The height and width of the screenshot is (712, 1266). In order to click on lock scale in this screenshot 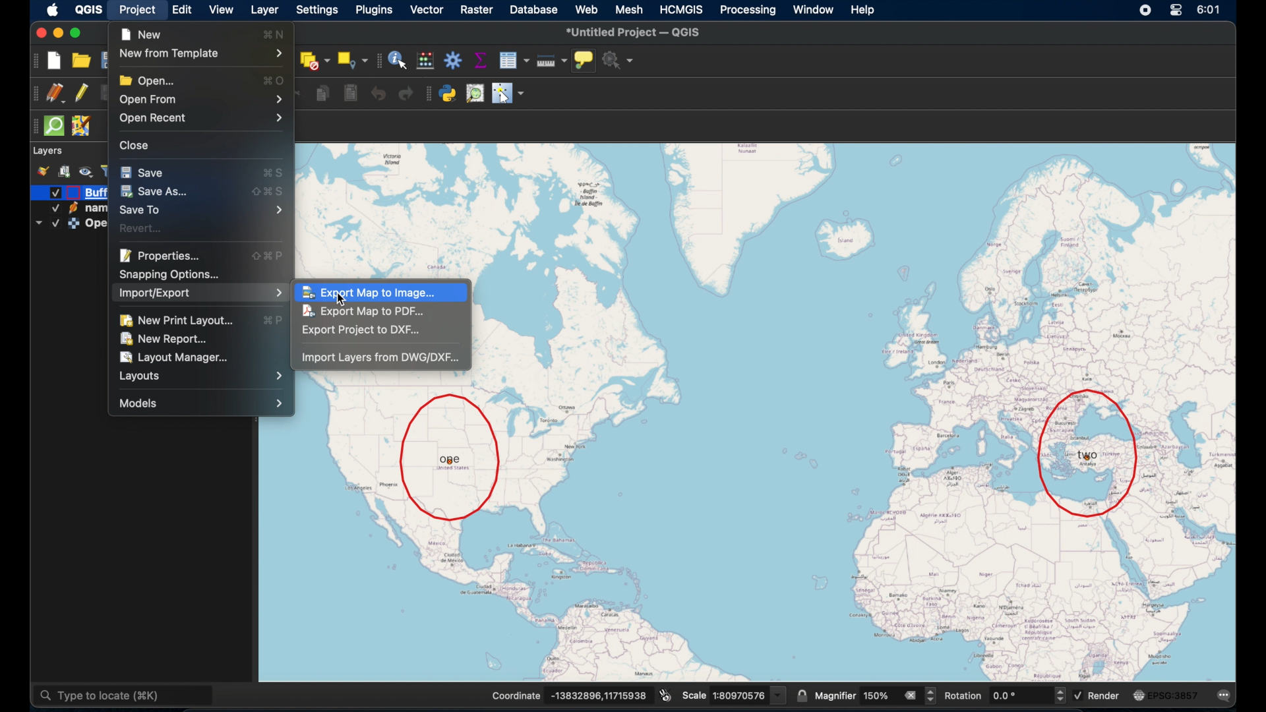, I will do `click(802, 693)`.